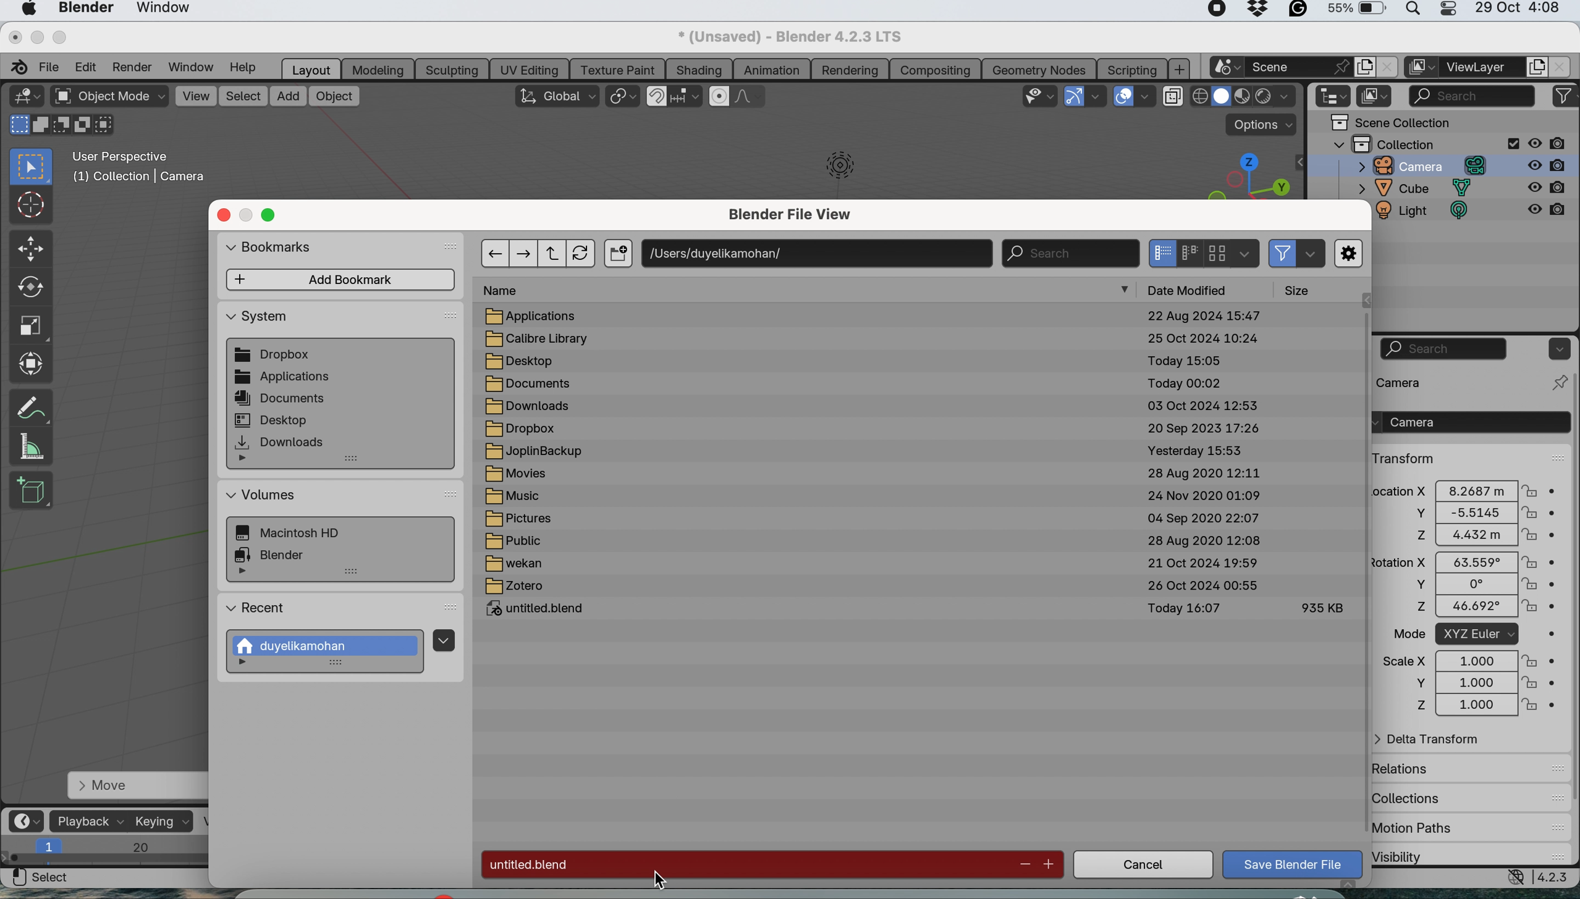  What do you see at coordinates (1300, 162) in the screenshot?
I see `collapse` at bounding box center [1300, 162].